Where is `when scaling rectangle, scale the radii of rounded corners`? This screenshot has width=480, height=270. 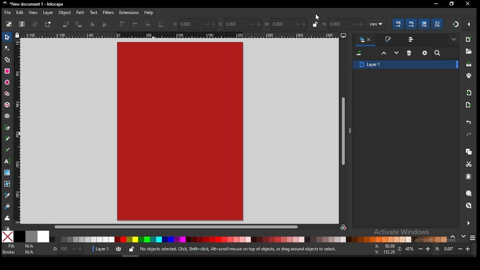 when scaling rectangle, scale the radii of rounded corners is located at coordinates (411, 24).